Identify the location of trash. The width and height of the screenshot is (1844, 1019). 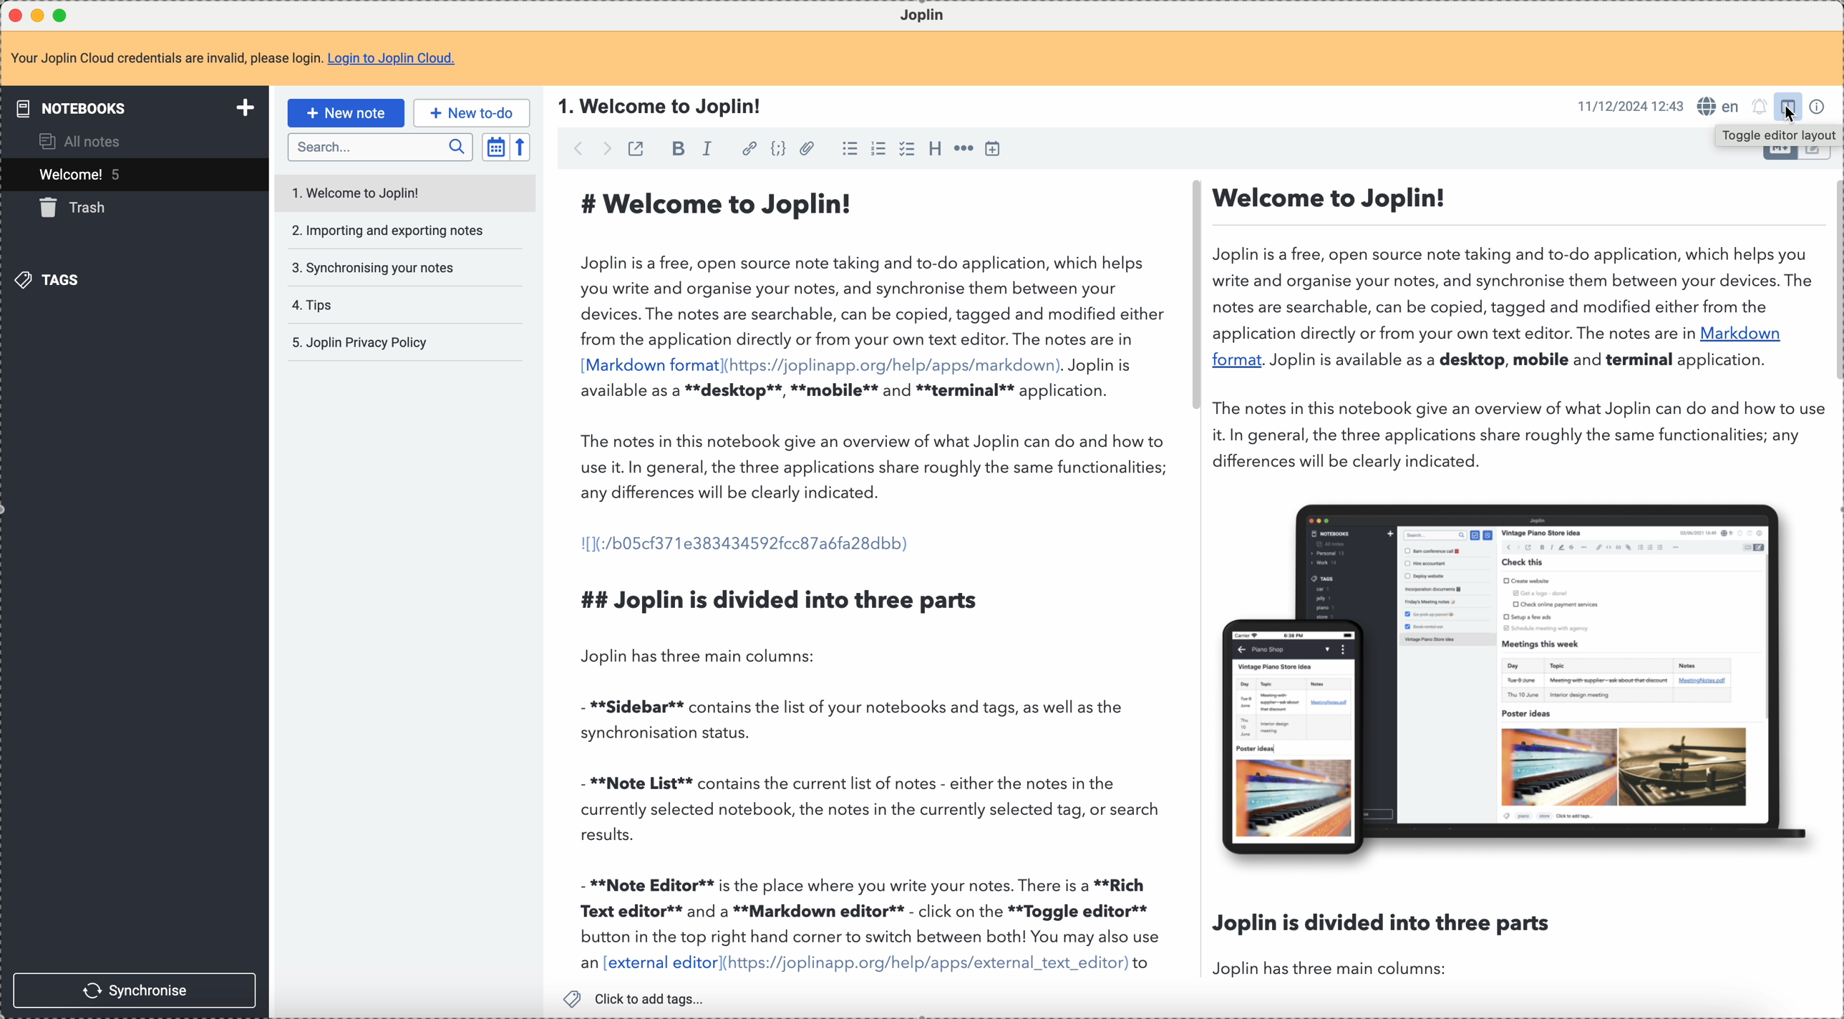
(72, 211).